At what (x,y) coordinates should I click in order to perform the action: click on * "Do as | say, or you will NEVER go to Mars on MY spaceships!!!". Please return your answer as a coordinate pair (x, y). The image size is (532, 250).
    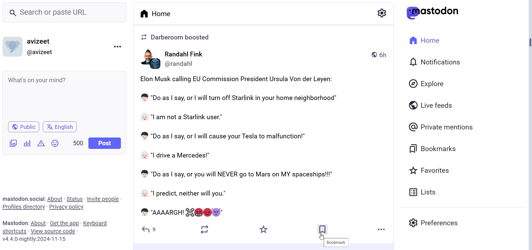
    Looking at the image, I should click on (243, 175).